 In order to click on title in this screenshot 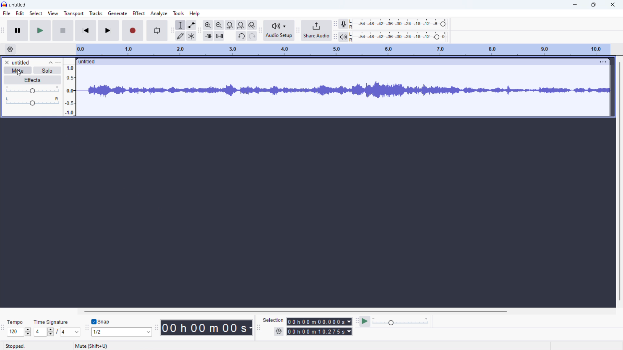, I will do `click(18, 5)`.